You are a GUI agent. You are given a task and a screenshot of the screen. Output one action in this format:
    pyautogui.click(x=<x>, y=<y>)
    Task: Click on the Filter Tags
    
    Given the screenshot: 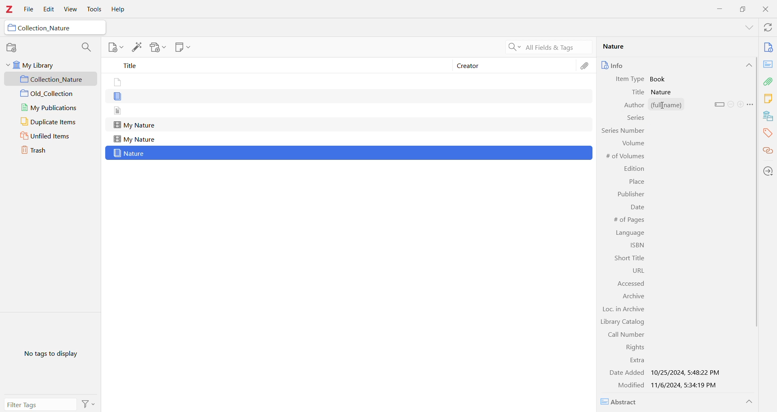 What is the action you would take?
    pyautogui.click(x=40, y=404)
    